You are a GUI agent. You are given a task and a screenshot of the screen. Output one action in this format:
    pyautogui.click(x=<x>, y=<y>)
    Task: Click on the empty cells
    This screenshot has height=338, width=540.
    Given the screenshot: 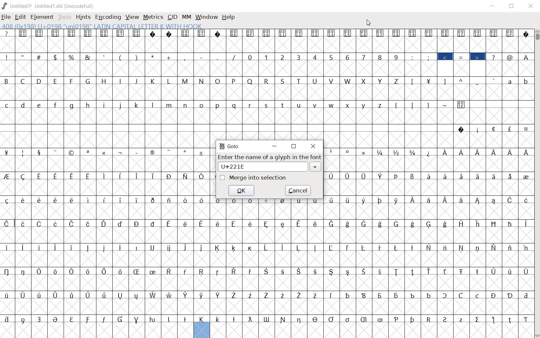 What is the action you would take?
    pyautogui.click(x=97, y=331)
    